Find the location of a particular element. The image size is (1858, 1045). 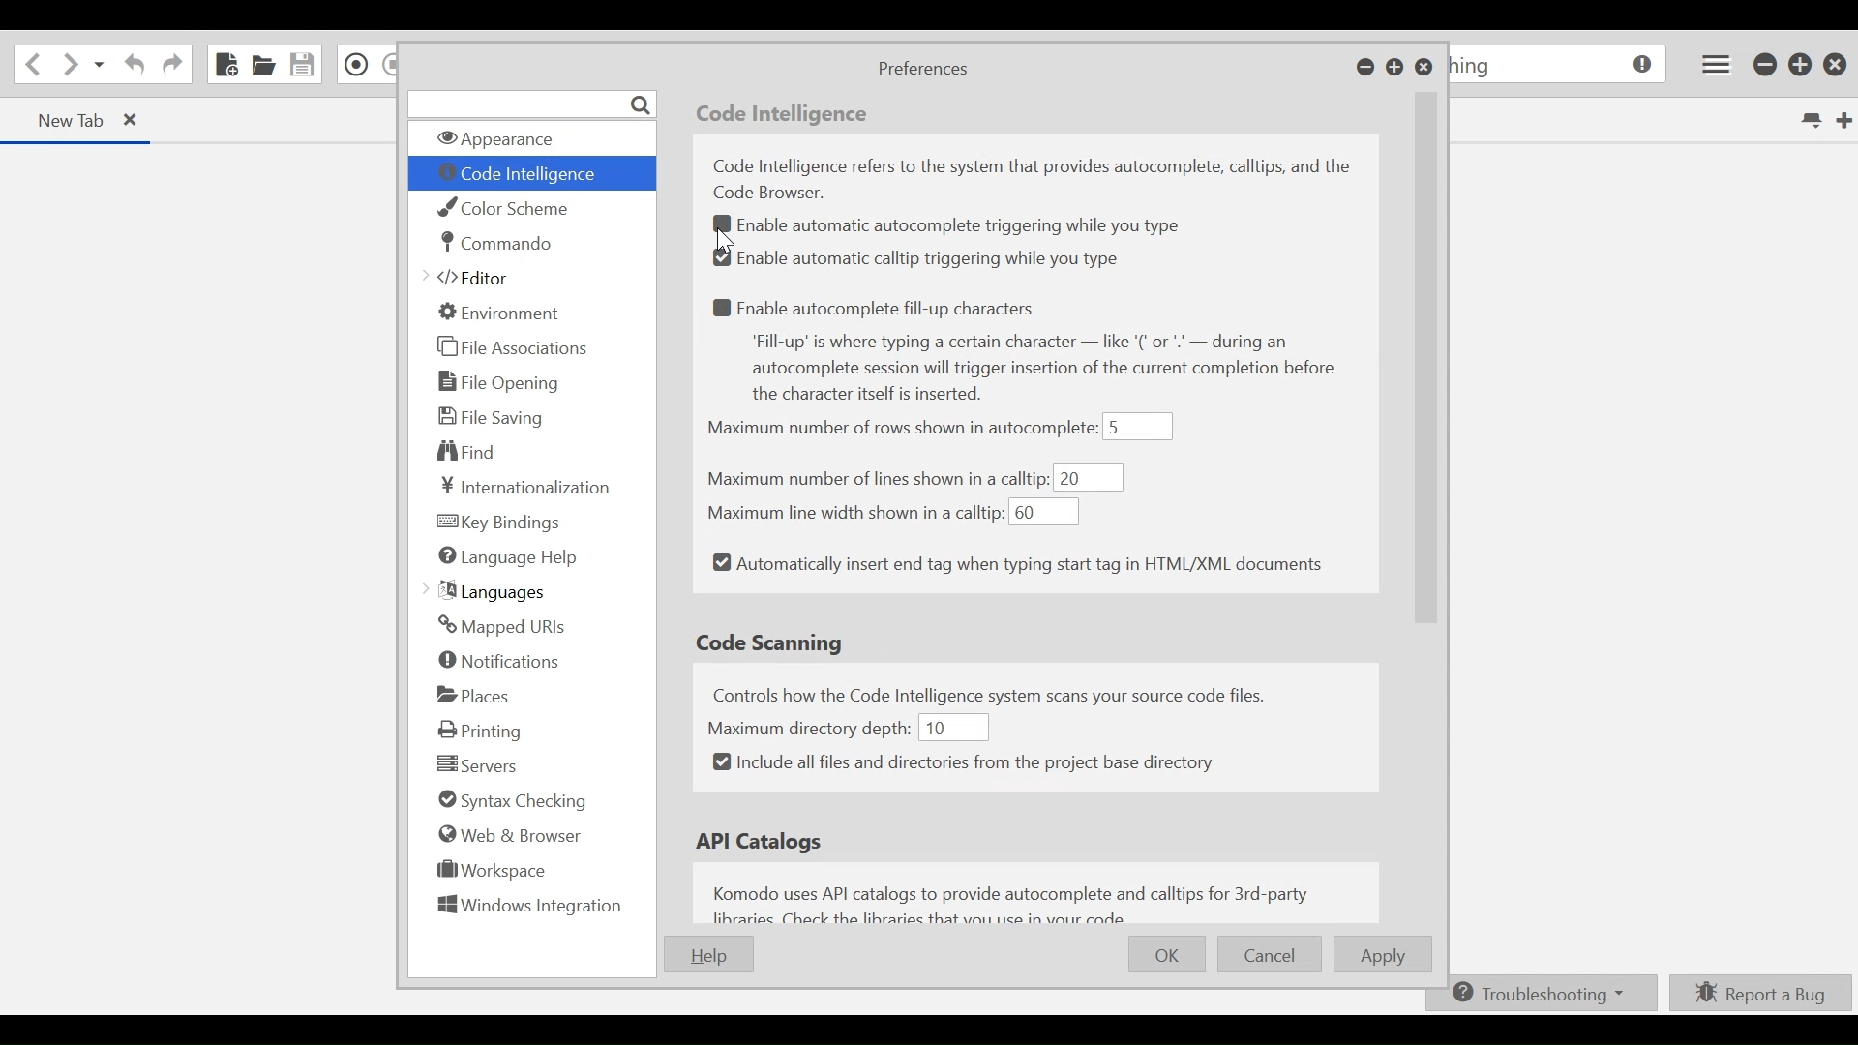

Mapped URLs is located at coordinates (500, 626).